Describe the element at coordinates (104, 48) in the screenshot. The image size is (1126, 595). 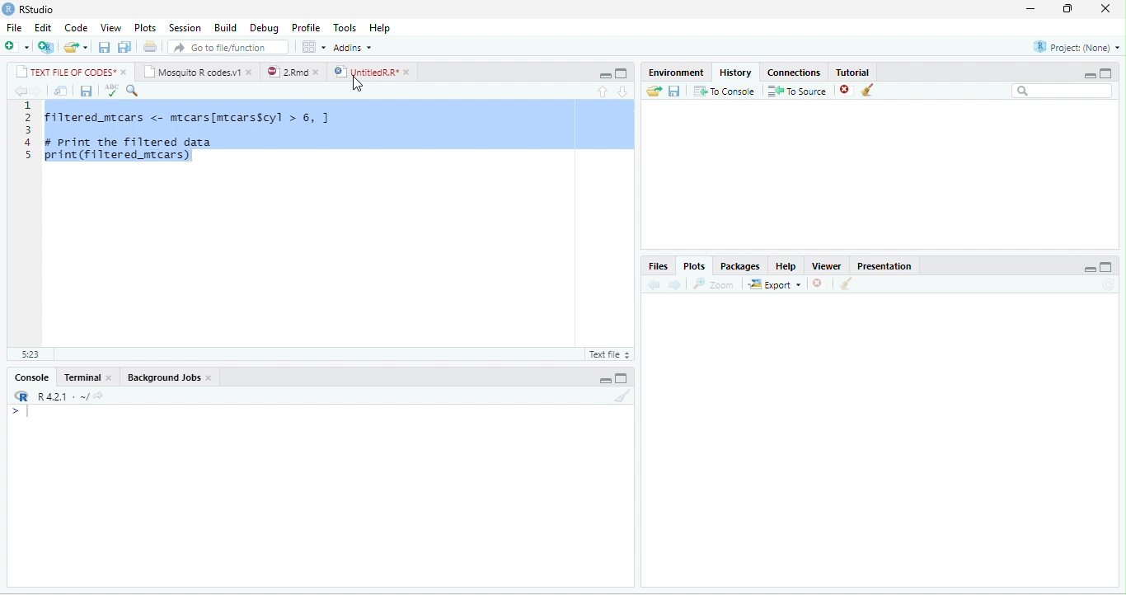
I see `save` at that location.